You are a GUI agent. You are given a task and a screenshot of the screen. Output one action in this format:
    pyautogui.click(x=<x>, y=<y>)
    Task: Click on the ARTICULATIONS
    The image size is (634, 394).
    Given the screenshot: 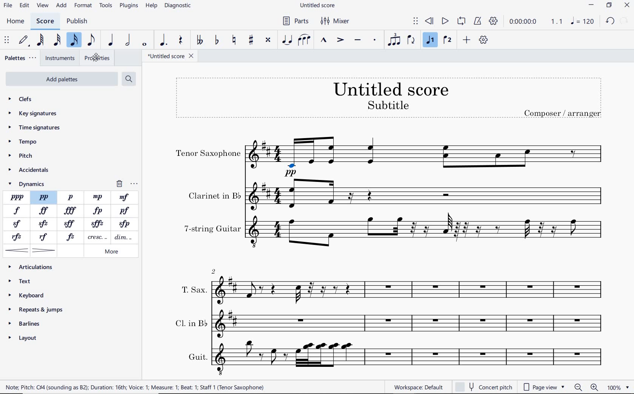 What is the action you would take?
    pyautogui.click(x=31, y=267)
    